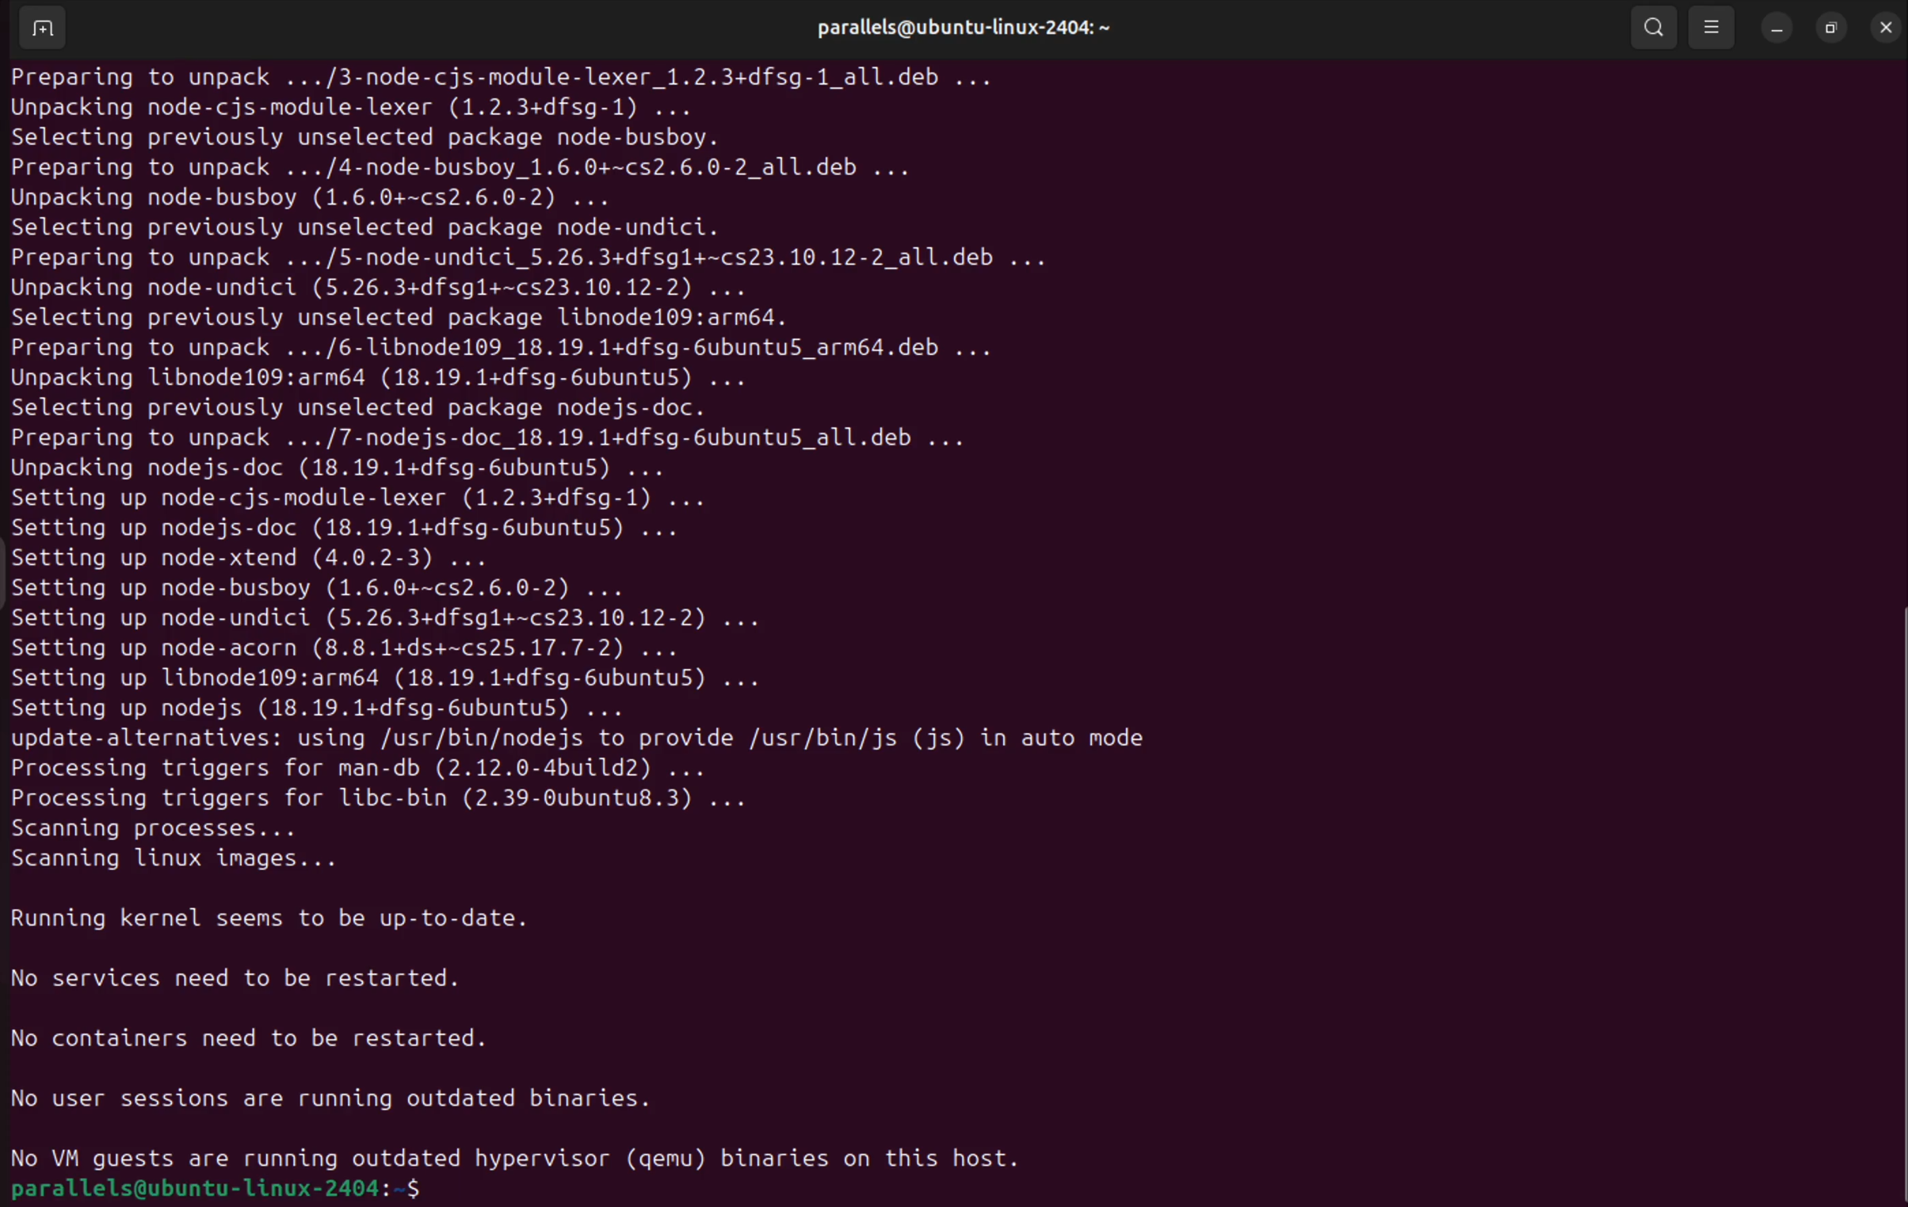 The height and width of the screenshot is (1207, 1908). Describe the element at coordinates (265, 1036) in the screenshot. I see `No containers need to be restarted.` at that location.